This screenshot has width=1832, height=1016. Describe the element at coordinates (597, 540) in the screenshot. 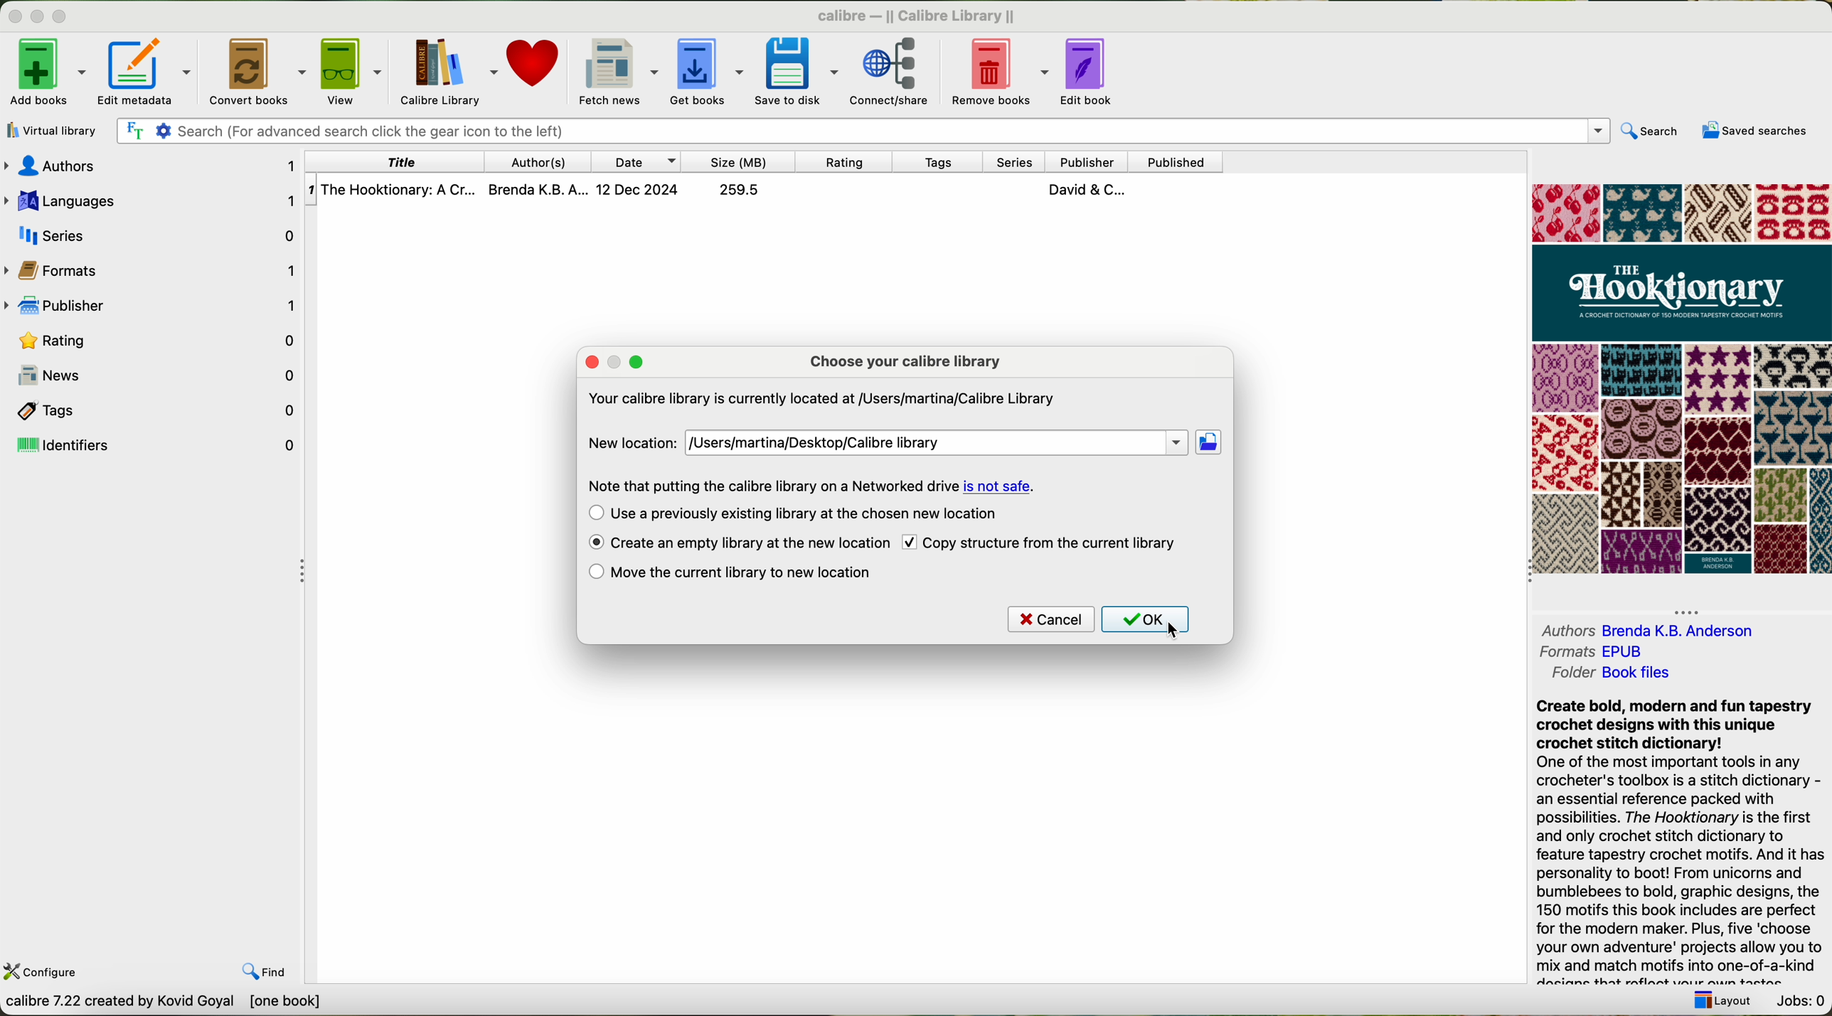

I see `enable` at that location.